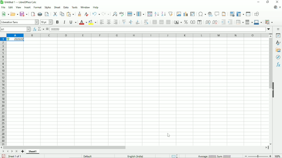 Image resolution: width=282 pixels, height=158 pixels. Describe the element at coordinates (178, 22) in the screenshot. I see `Format as currency` at that location.